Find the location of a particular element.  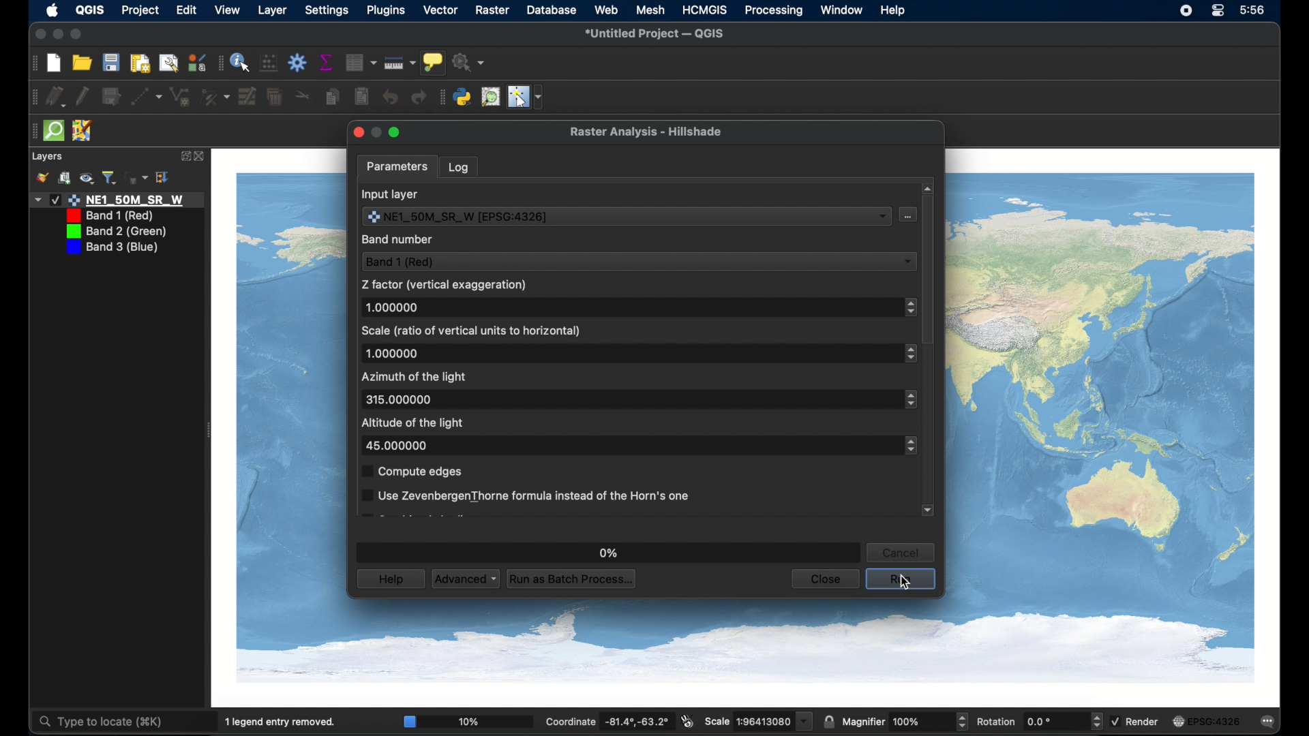

messages is located at coordinates (1269, 722).